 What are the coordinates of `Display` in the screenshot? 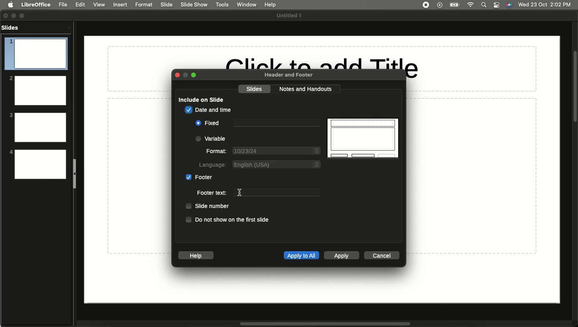 It's located at (363, 137).